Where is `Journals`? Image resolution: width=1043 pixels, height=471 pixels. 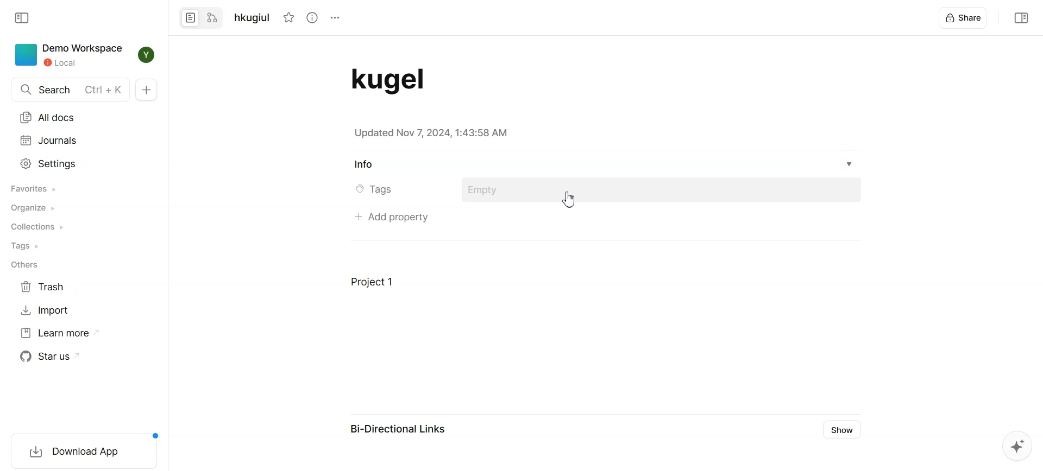 Journals is located at coordinates (50, 141).